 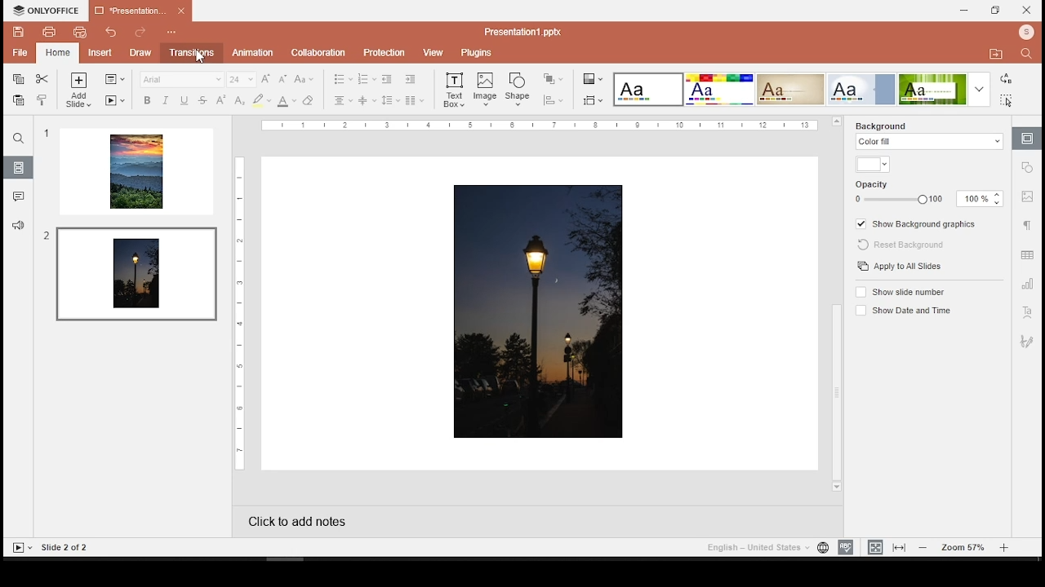 What do you see at coordinates (201, 57) in the screenshot?
I see `cursor` at bounding box center [201, 57].